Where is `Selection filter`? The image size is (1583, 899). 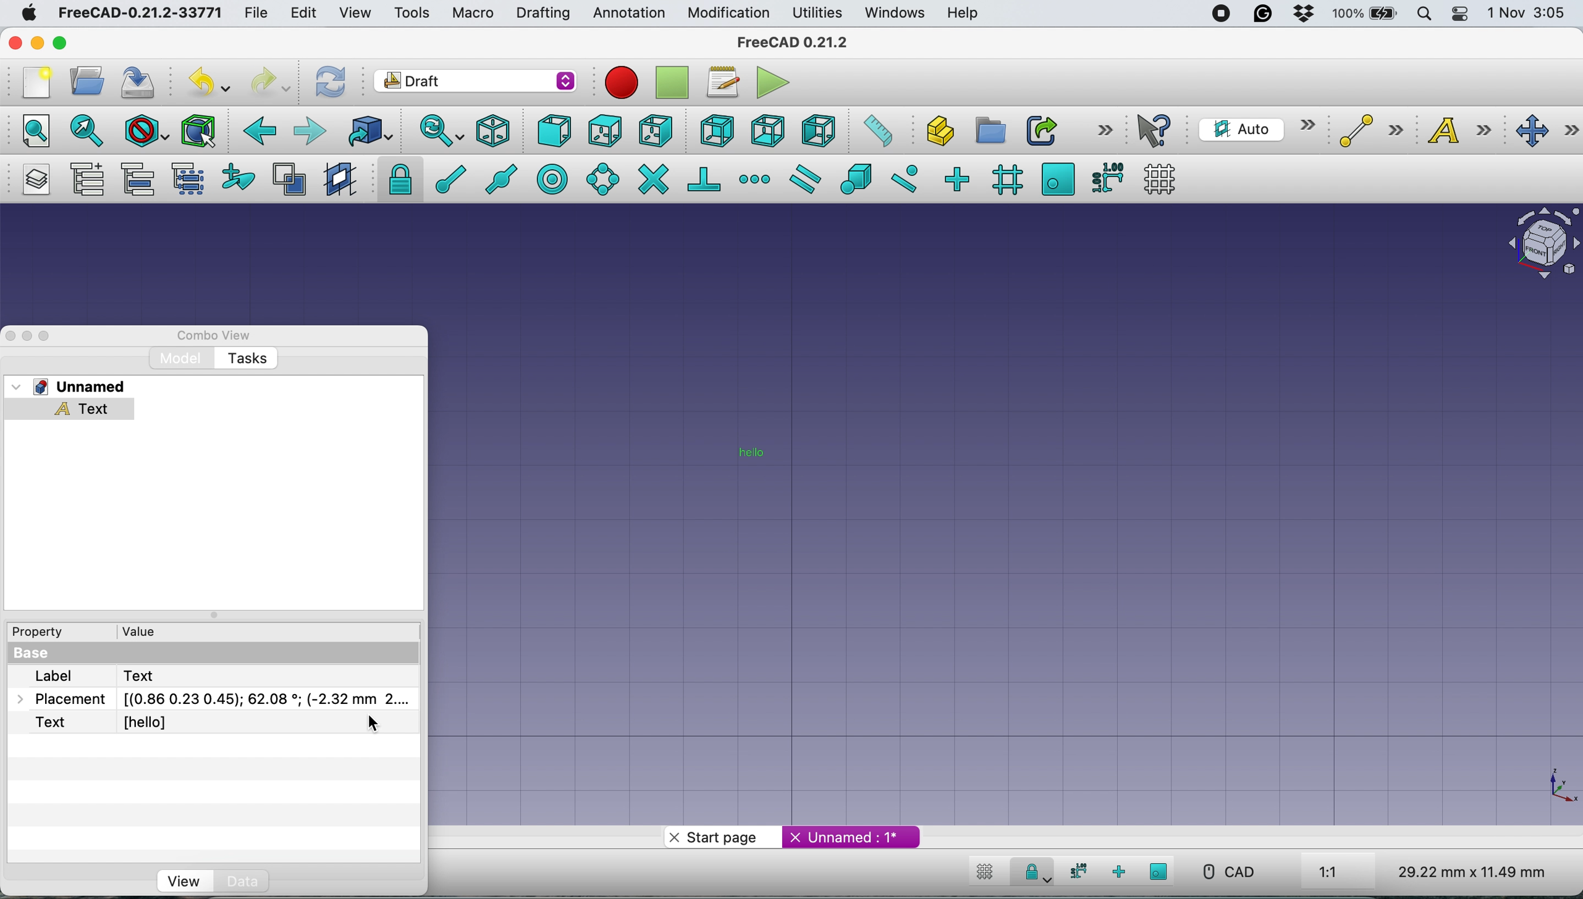
Selection filter is located at coordinates (200, 130).